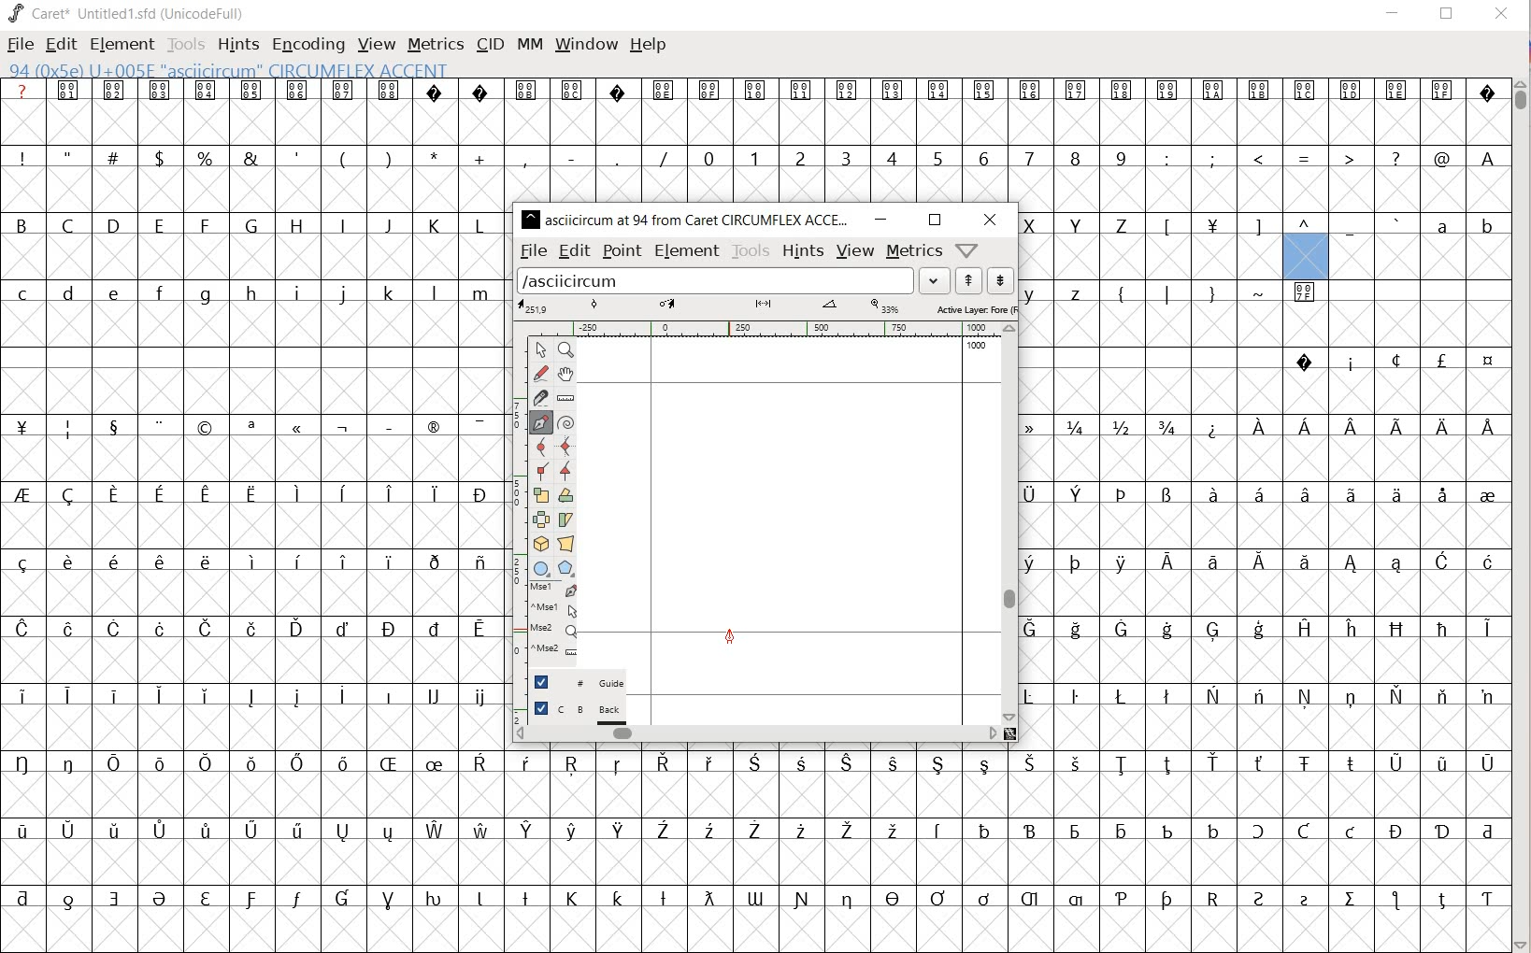  I want to click on METRICS, so click(436, 45).